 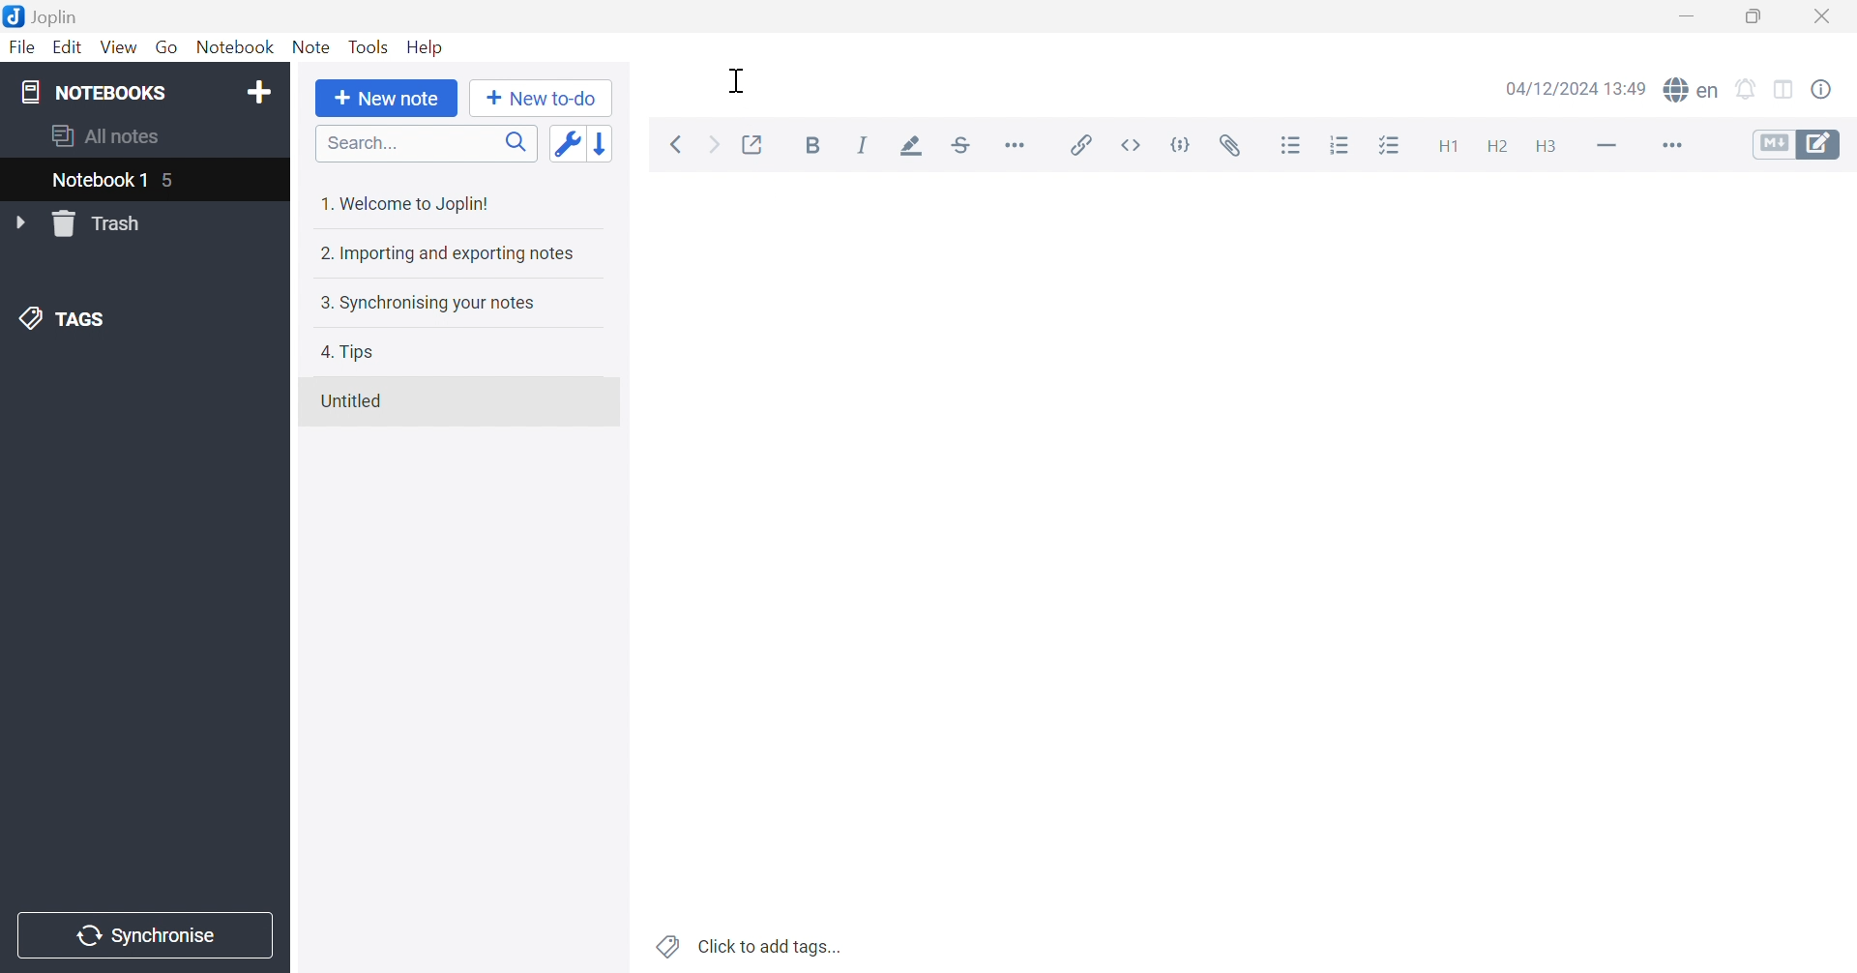 I want to click on Back, so click(x=678, y=146).